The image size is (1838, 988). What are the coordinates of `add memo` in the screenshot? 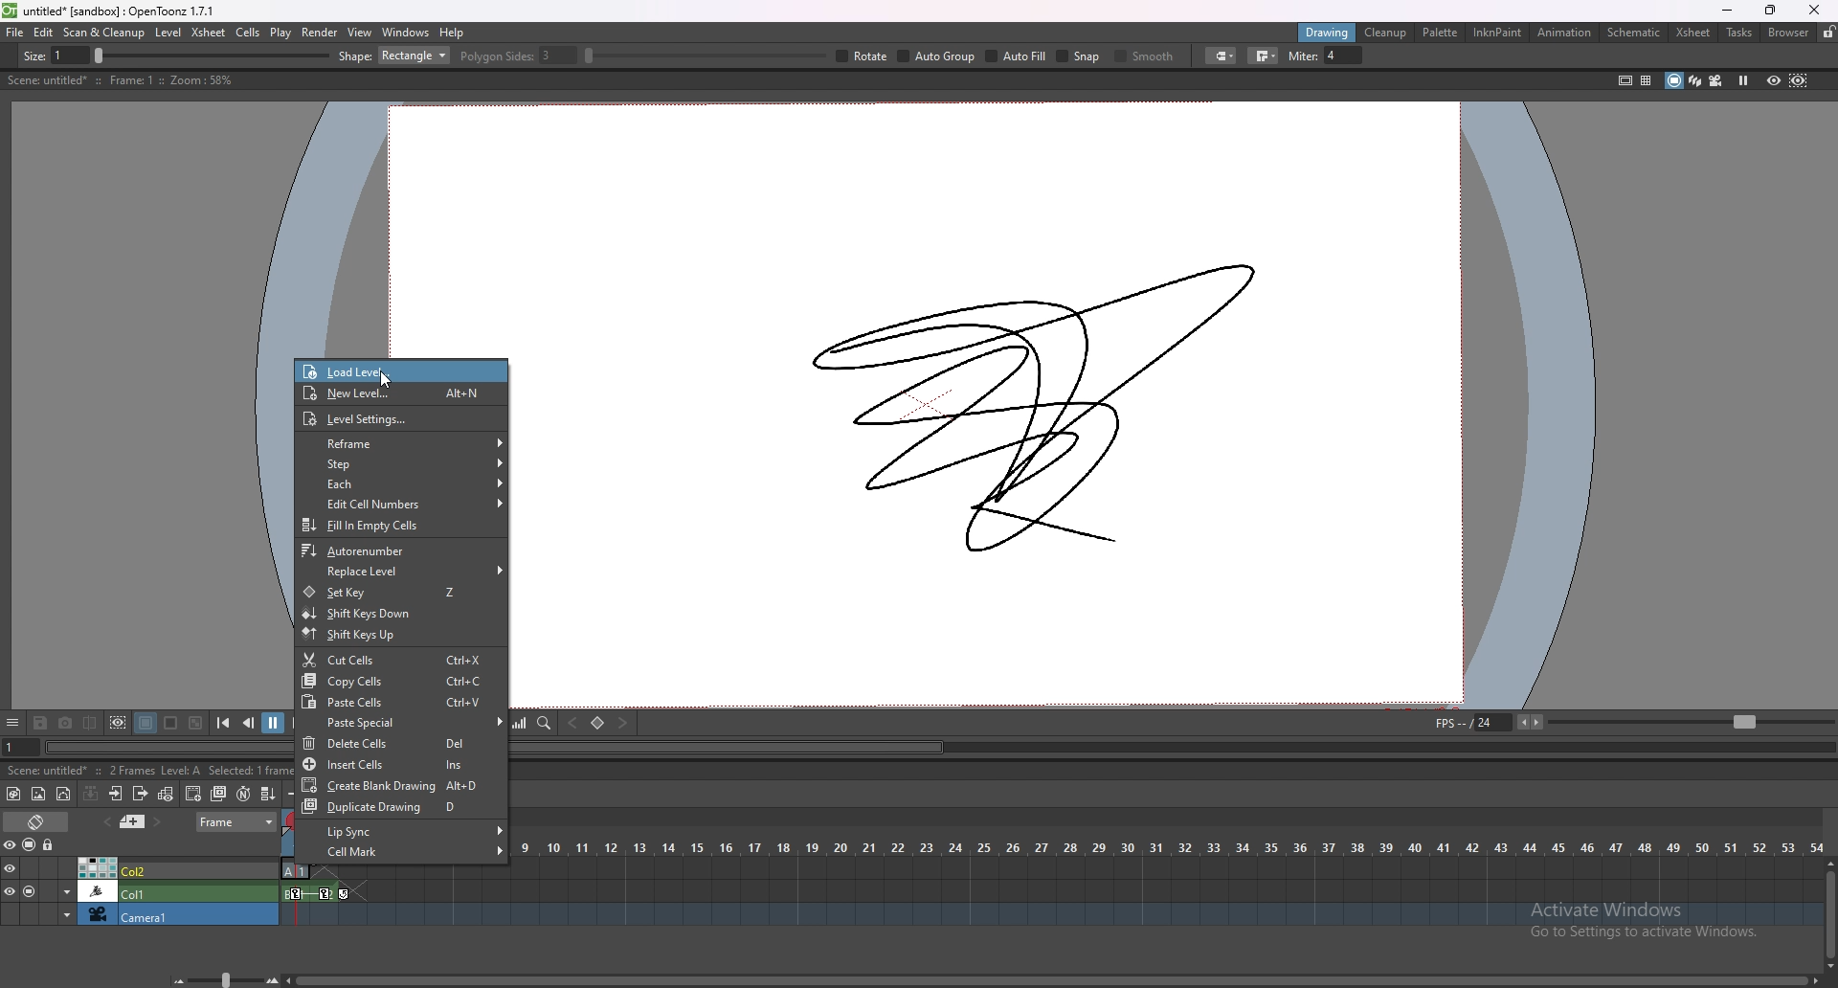 It's located at (133, 820).